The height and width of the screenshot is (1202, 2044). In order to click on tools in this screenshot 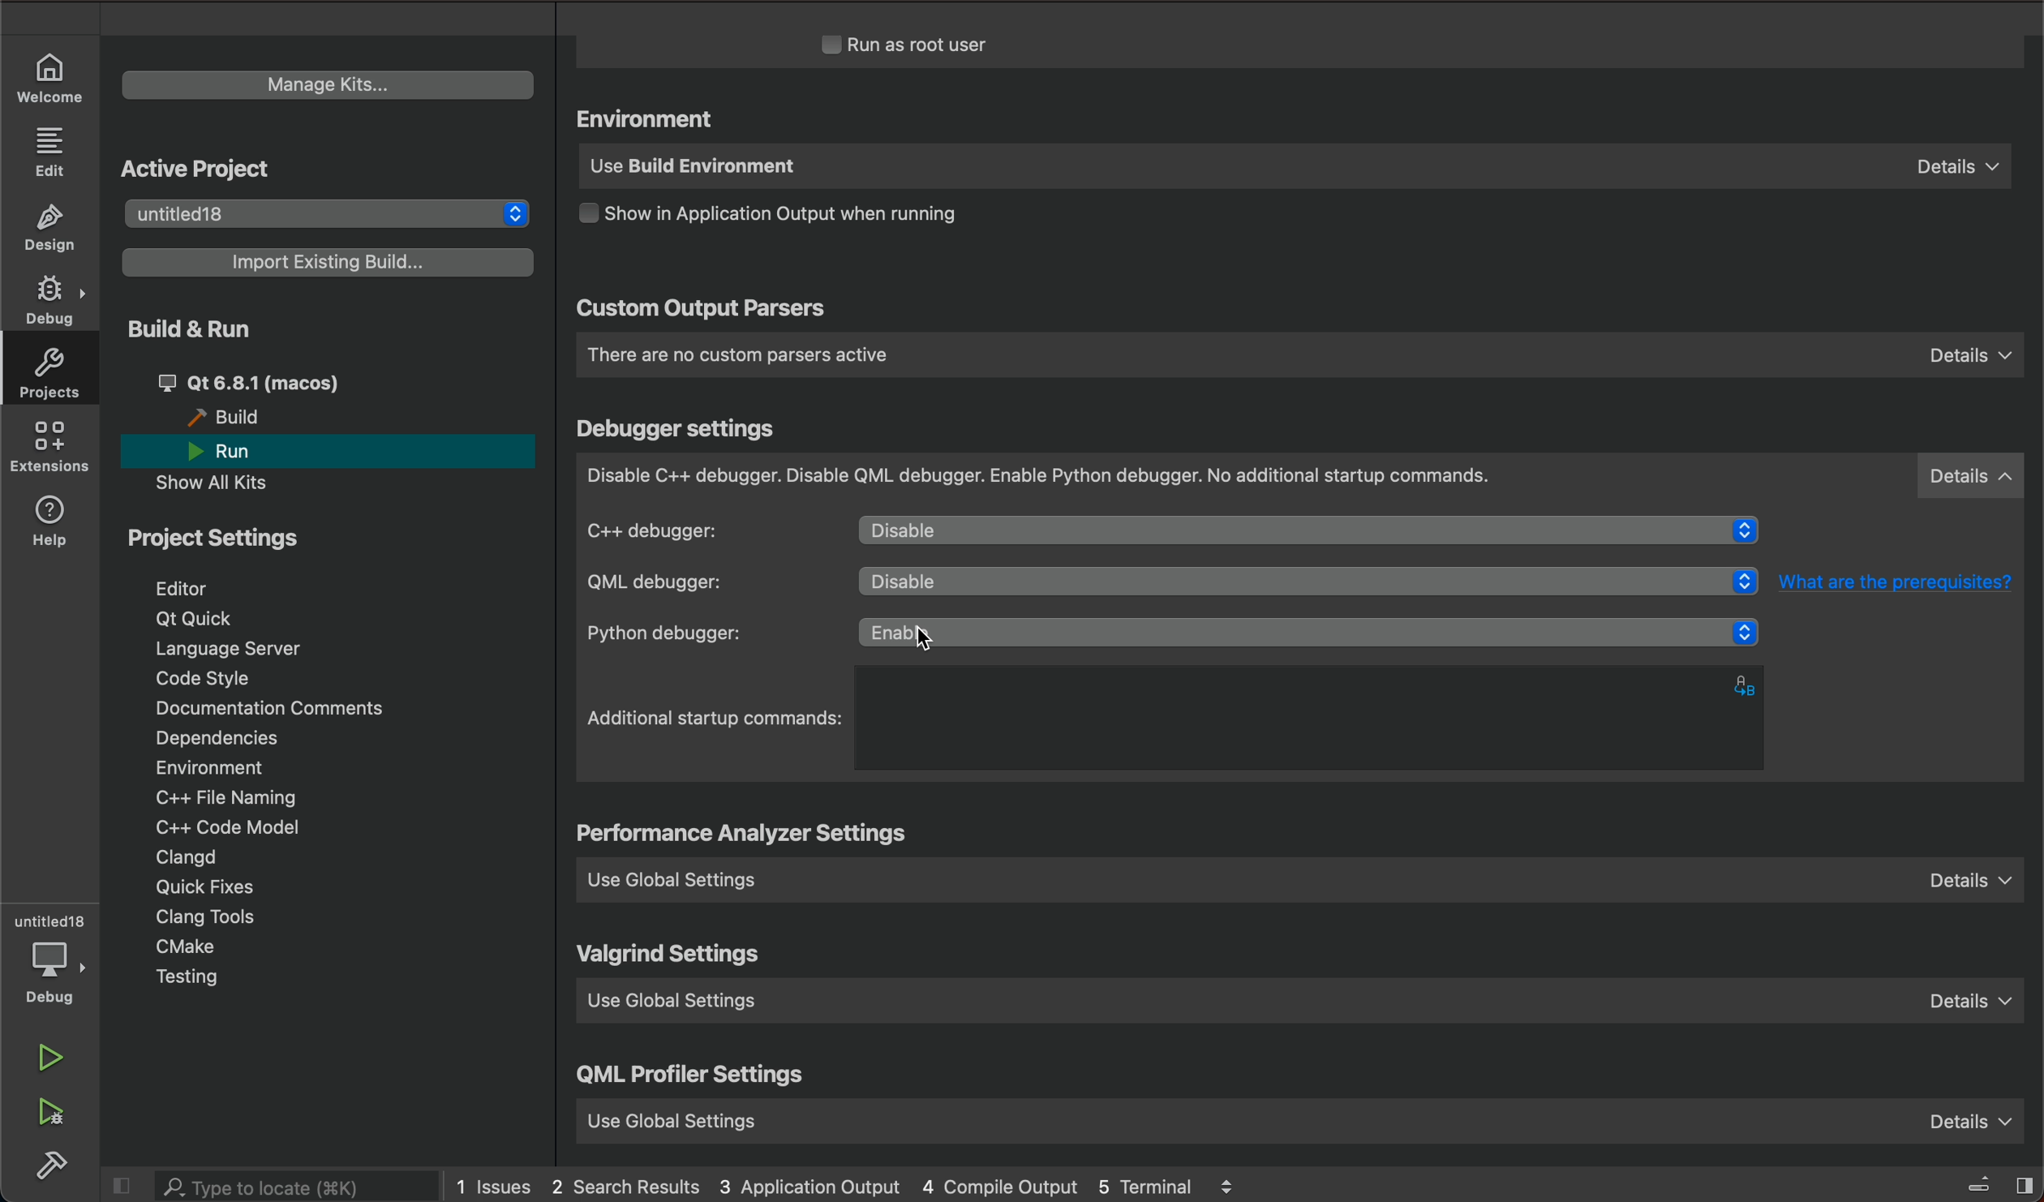, I will do `click(230, 918)`.